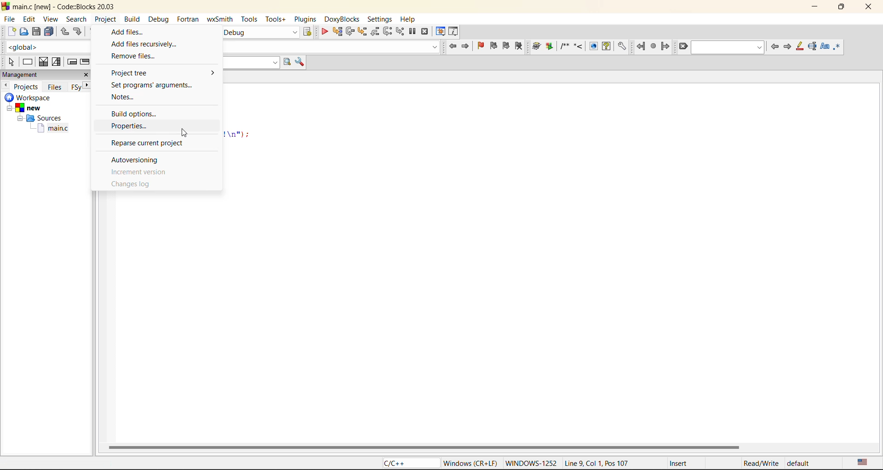 This screenshot has height=470, width=883. What do you see at coordinates (49, 31) in the screenshot?
I see `save everytime` at bounding box center [49, 31].